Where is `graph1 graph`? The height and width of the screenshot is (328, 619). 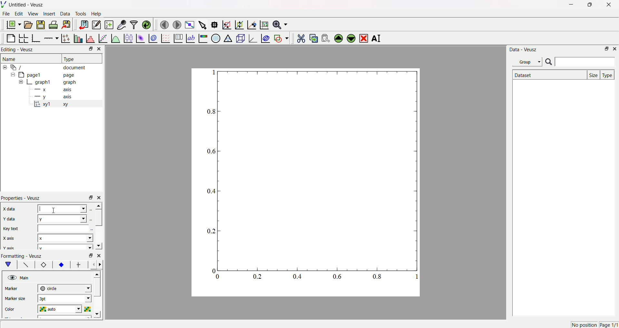 graph1 graph is located at coordinates (56, 82).